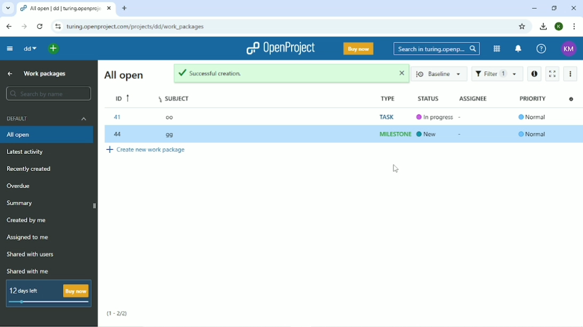  Describe the element at coordinates (20, 203) in the screenshot. I see `Summary` at that location.